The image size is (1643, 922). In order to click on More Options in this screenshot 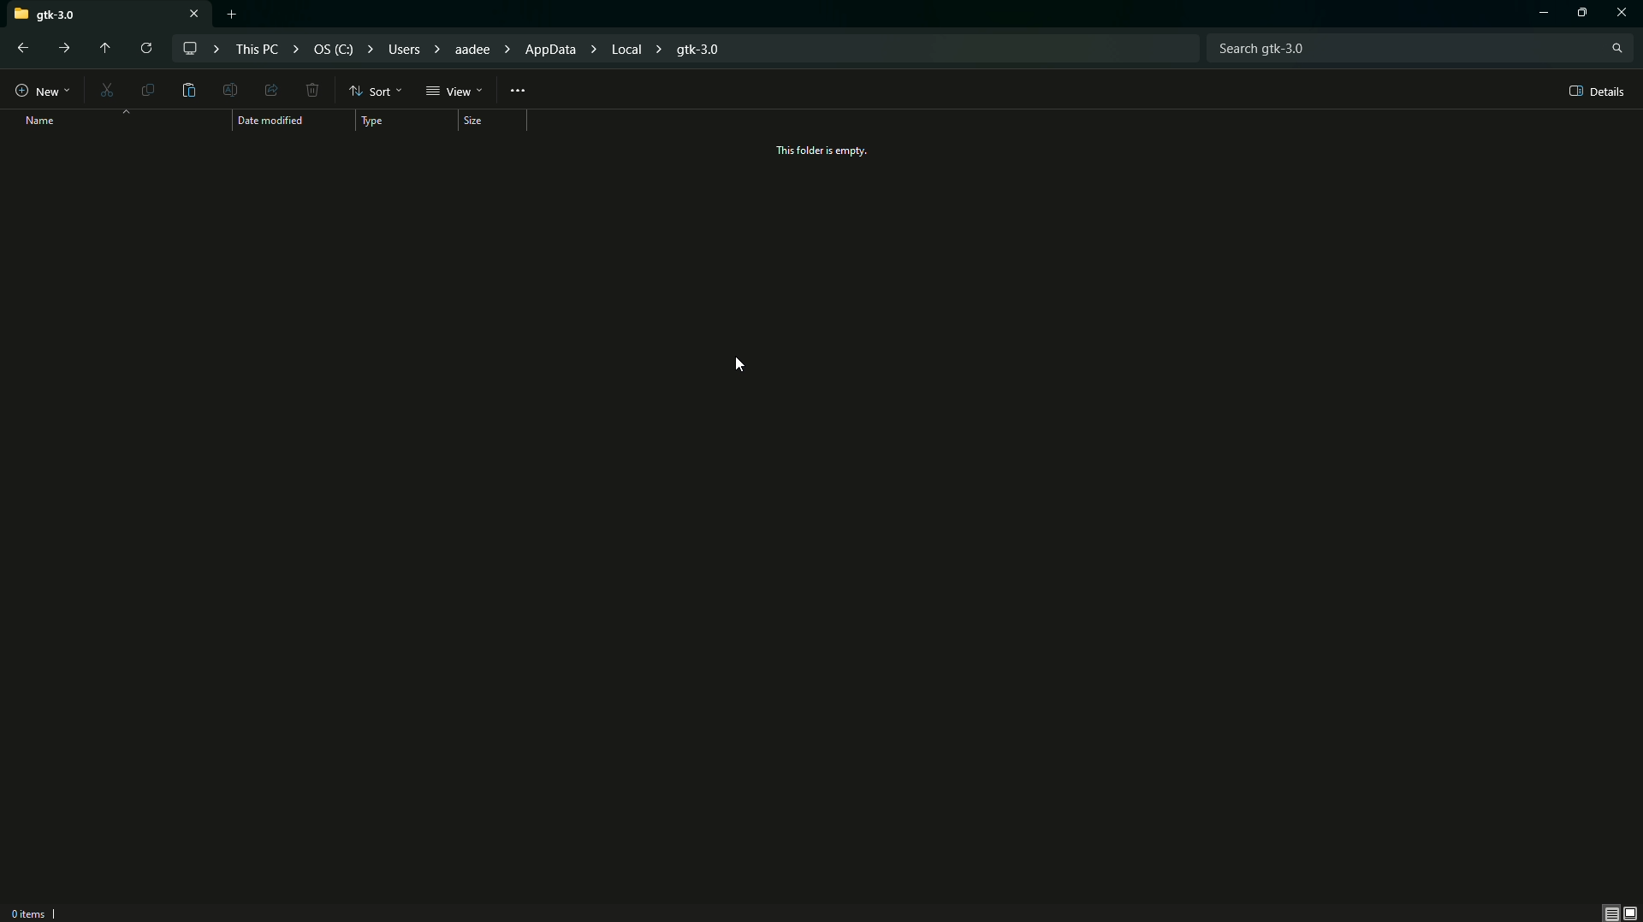, I will do `click(519, 89)`.